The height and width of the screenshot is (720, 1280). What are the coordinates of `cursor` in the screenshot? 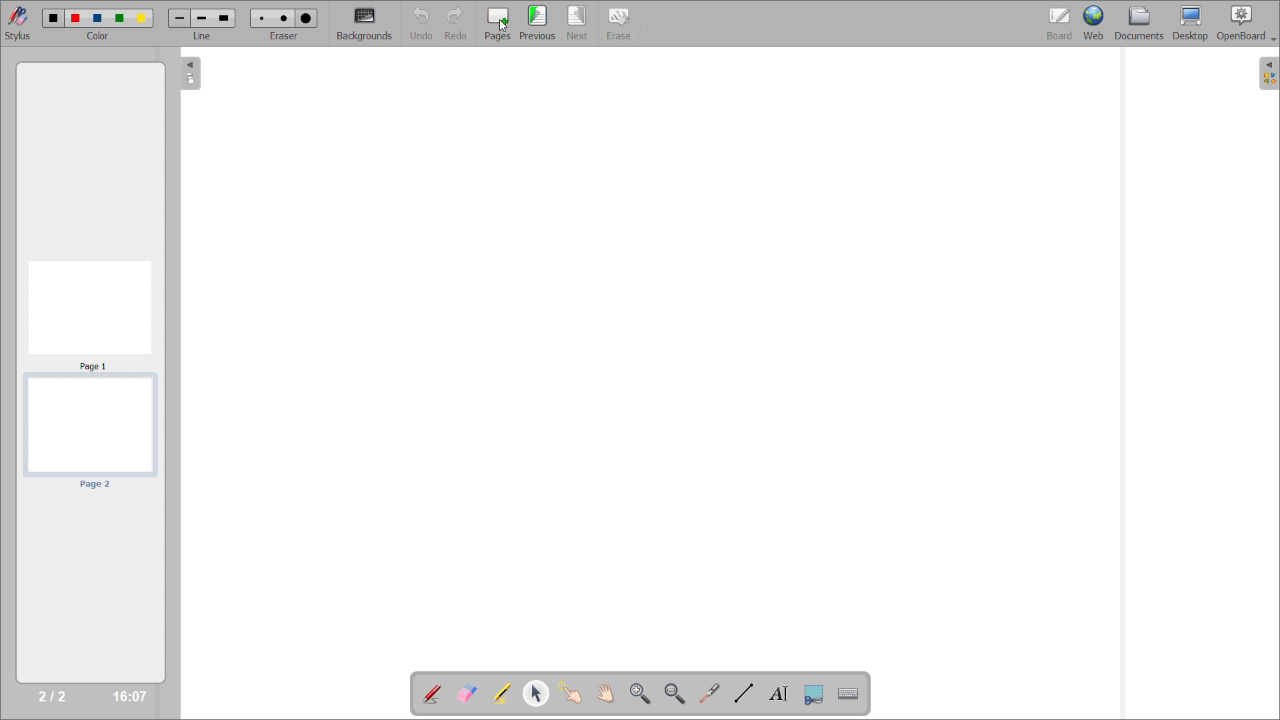 It's located at (503, 27).